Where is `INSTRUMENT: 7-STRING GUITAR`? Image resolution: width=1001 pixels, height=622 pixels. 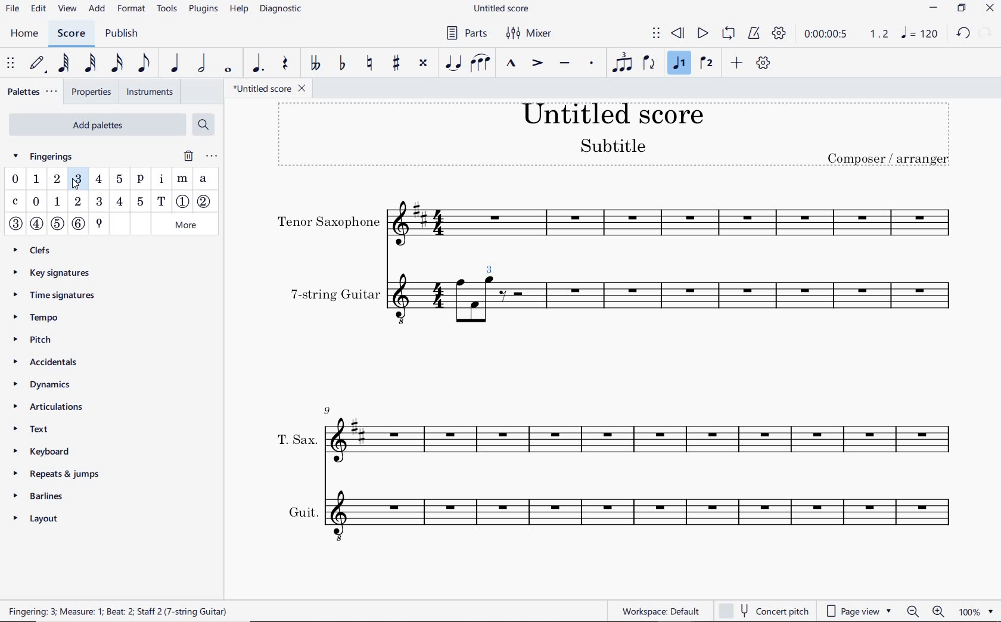
INSTRUMENT: 7-STRING GUITAR is located at coordinates (375, 301).